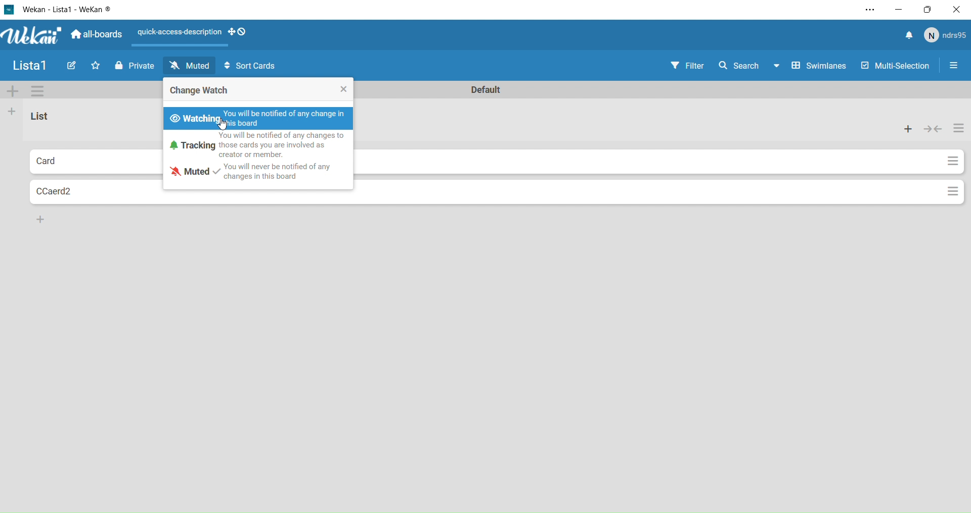 The height and width of the screenshot is (513, 971). Describe the element at coordinates (29, 66) in the screenshot. I see `Name` at that location.